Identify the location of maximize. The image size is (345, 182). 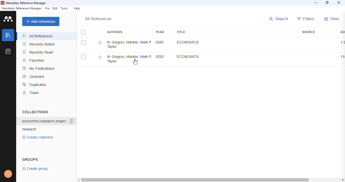
(328, 3).